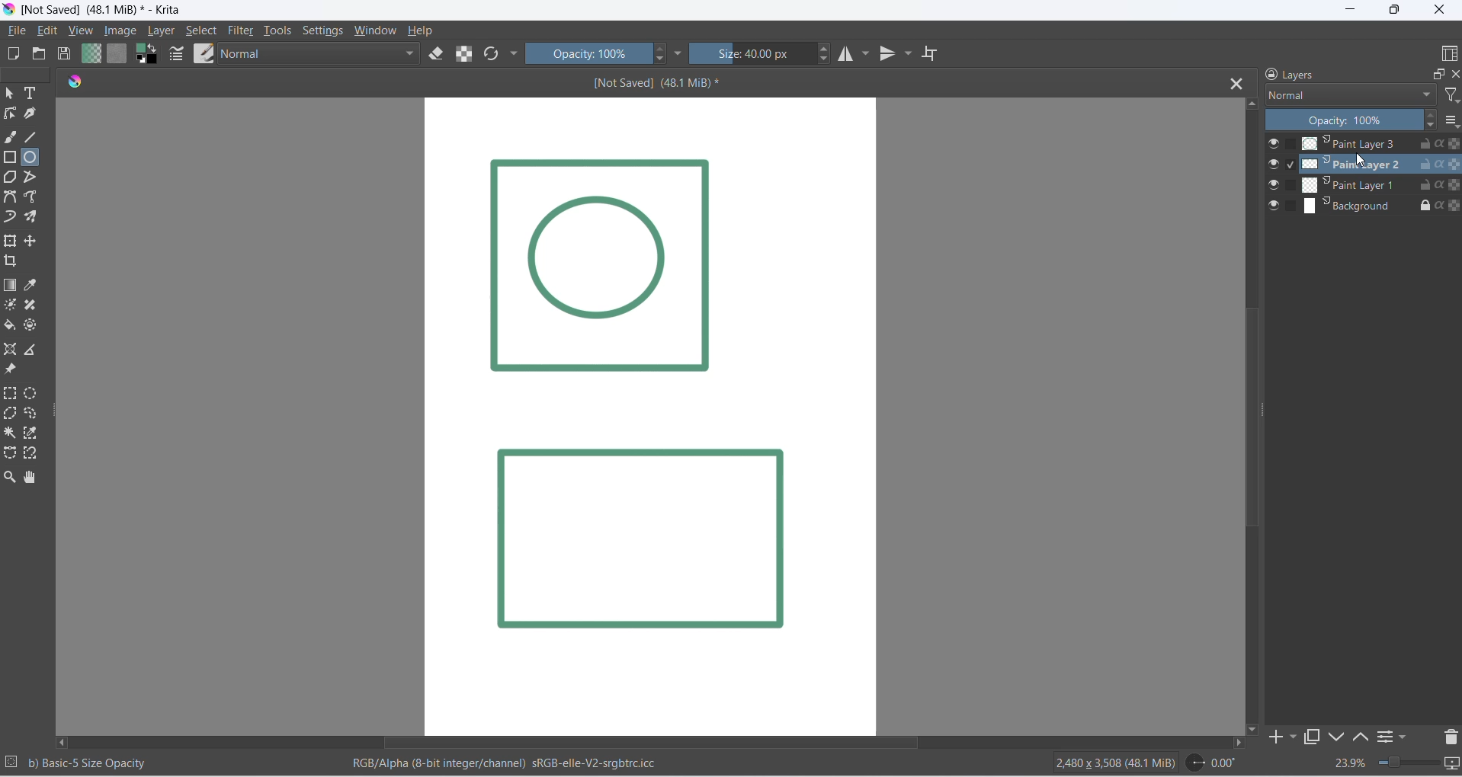  I want to click on Image Layer 1, so click(601, 271).